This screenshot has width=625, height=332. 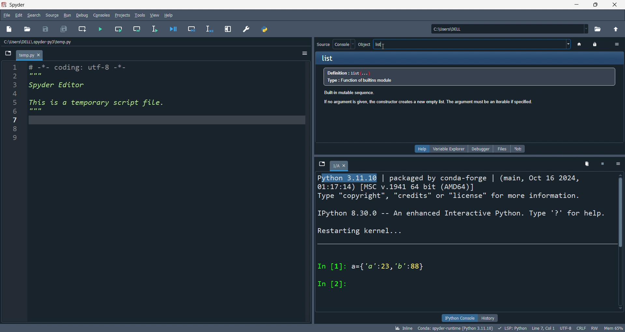 I want to click on debug, so click(x=83, y=14).